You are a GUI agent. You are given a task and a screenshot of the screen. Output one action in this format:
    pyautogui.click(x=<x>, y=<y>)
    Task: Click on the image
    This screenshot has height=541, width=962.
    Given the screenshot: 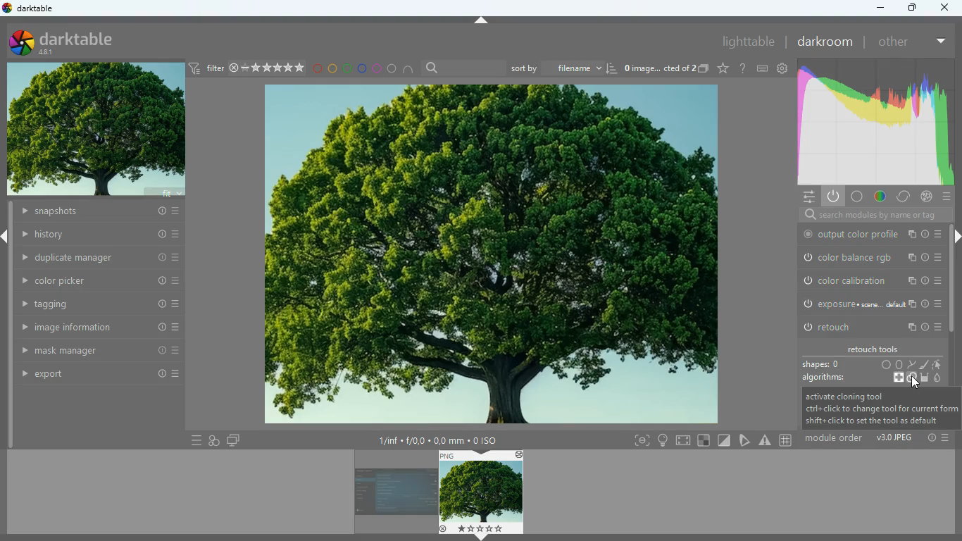 What is the action you would take?
    pyautogui.click(x=490, y=256)
    